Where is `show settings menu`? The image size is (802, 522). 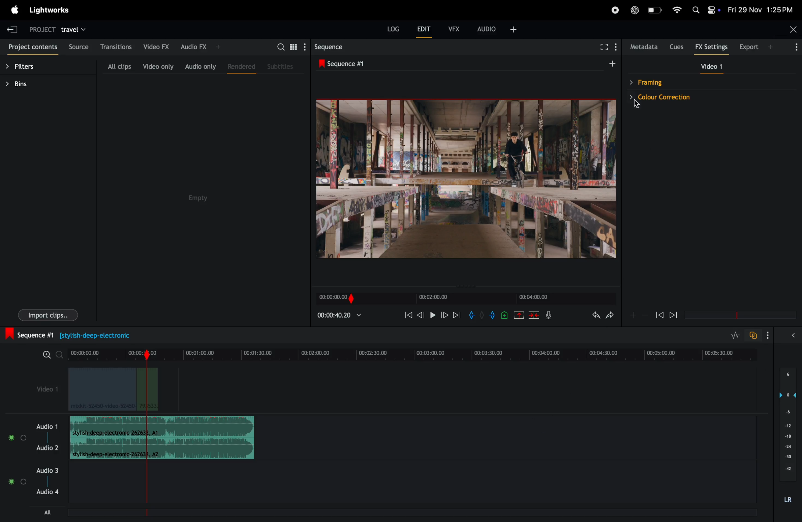 show settings menu is located at coordinates (767, 334).